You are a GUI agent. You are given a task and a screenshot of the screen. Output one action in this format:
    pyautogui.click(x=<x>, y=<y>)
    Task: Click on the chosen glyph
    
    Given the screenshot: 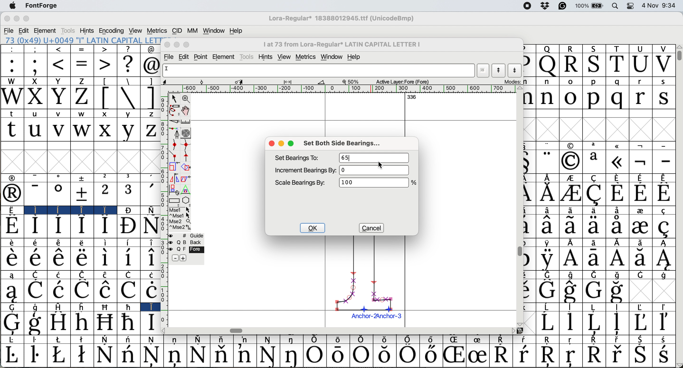 What is the action you would take?
    pyautogui.click(x=367, y=280)
    